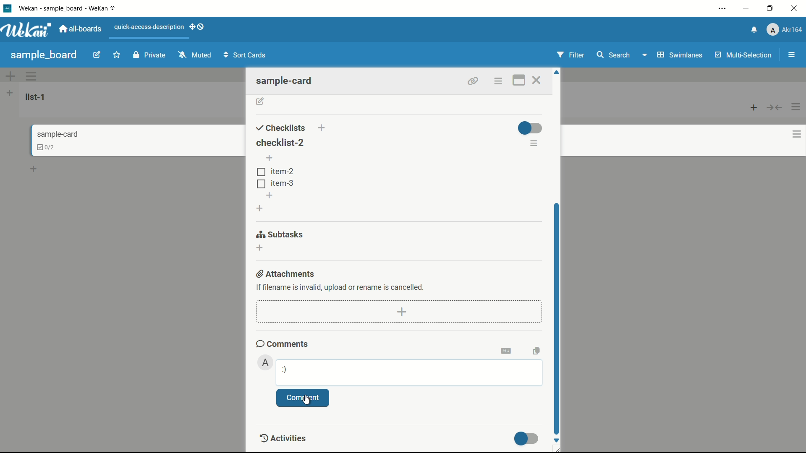 This screenshot has height=453, width=806. Describe the element at coordinates (275, 172) in the screenshot. I see `item-2` at that location.